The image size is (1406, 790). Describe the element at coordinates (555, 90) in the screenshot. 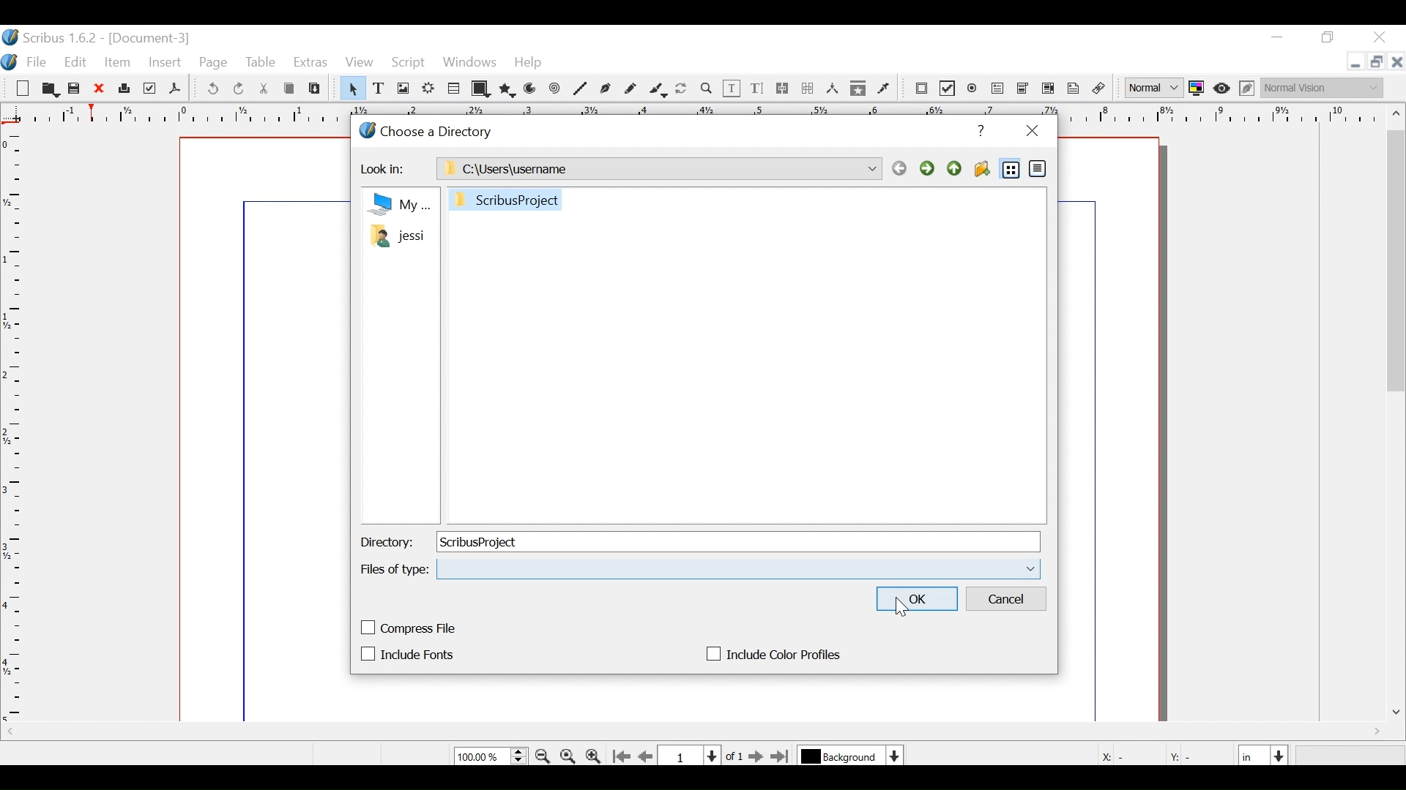

I see `Spiral` at that location.